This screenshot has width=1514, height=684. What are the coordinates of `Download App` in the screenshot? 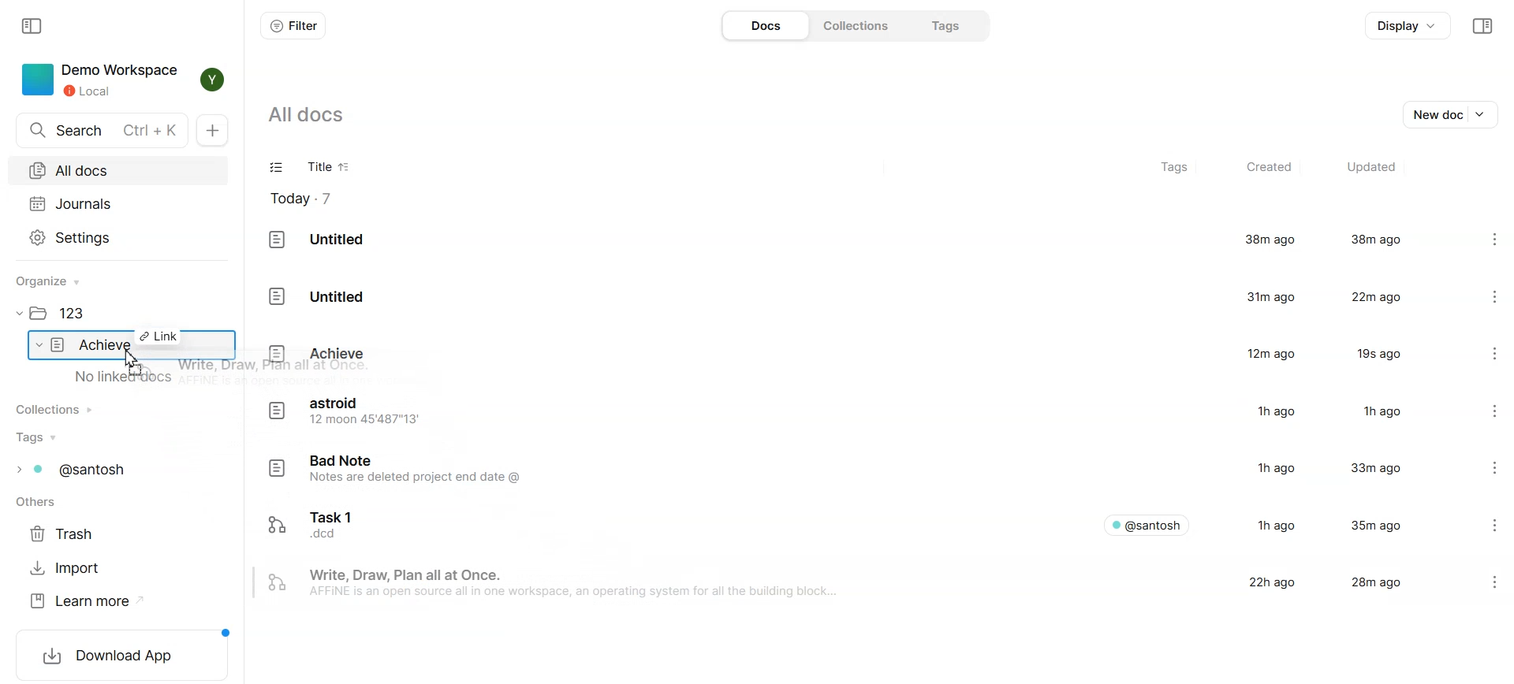 It's located at (122, 653).